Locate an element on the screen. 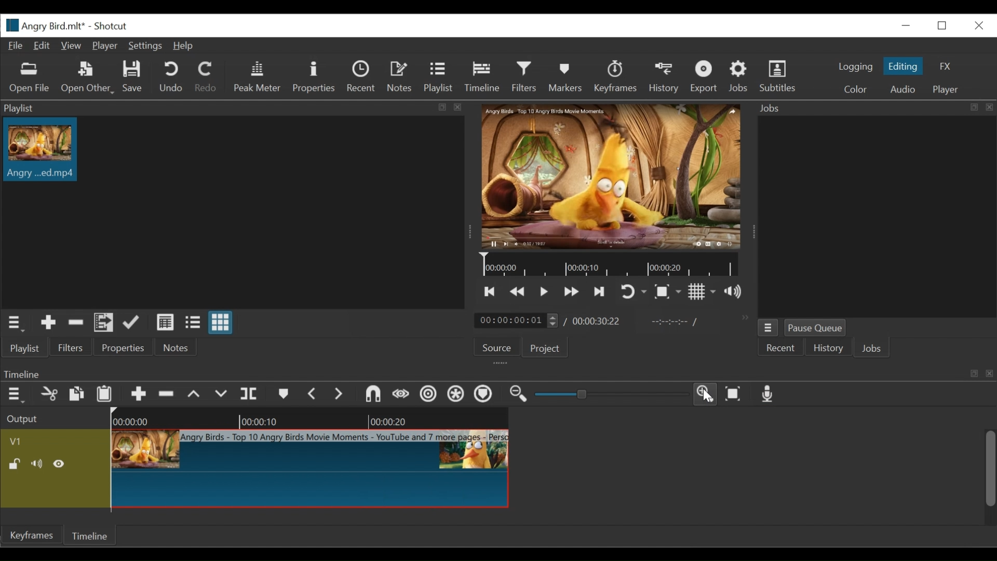 The width and height of the screenshot is (997, 561). Timeline menu is located at coordinates (15, 395).